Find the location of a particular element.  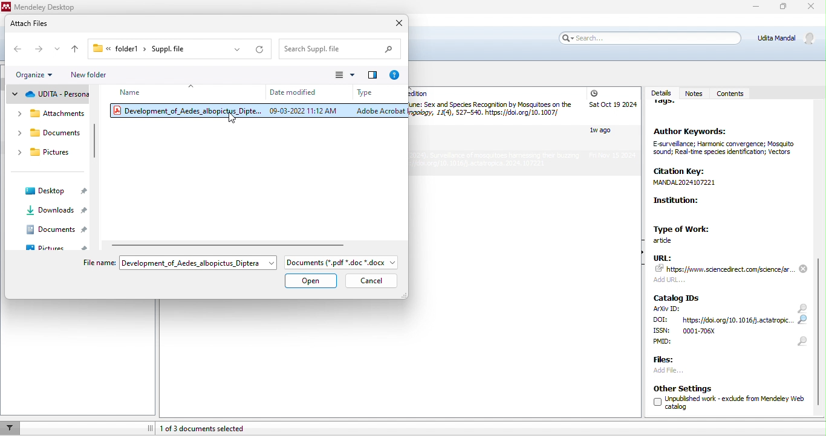

cancel is located at coordinates (371, 281).